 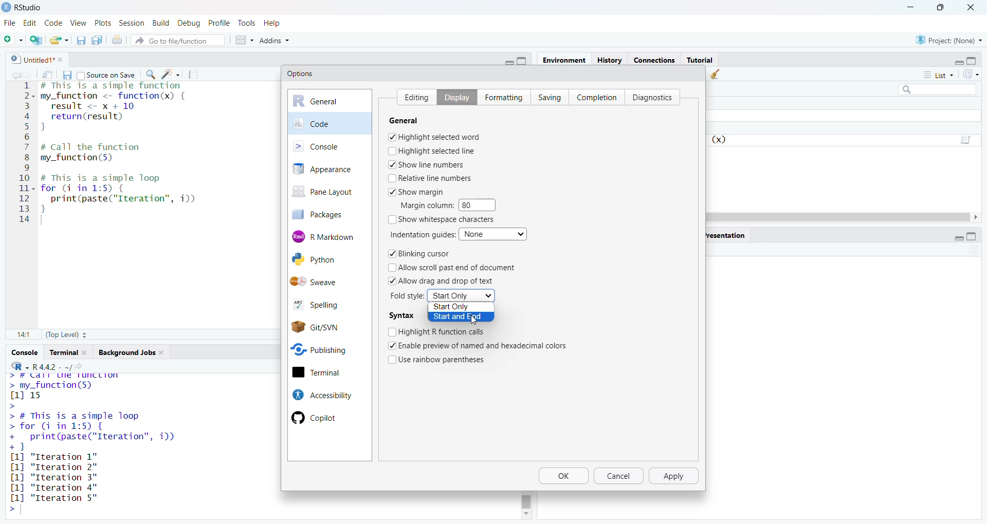 I want to click on [1] "Iteration 3", so click(x=53, y=478).